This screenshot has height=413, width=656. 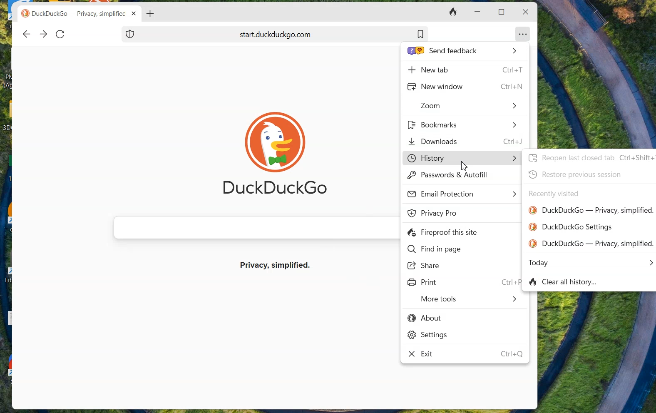 What do you see at coordinates (463, 167) in the screenshot?
I see `cursor` at bounding box center [463, 167].